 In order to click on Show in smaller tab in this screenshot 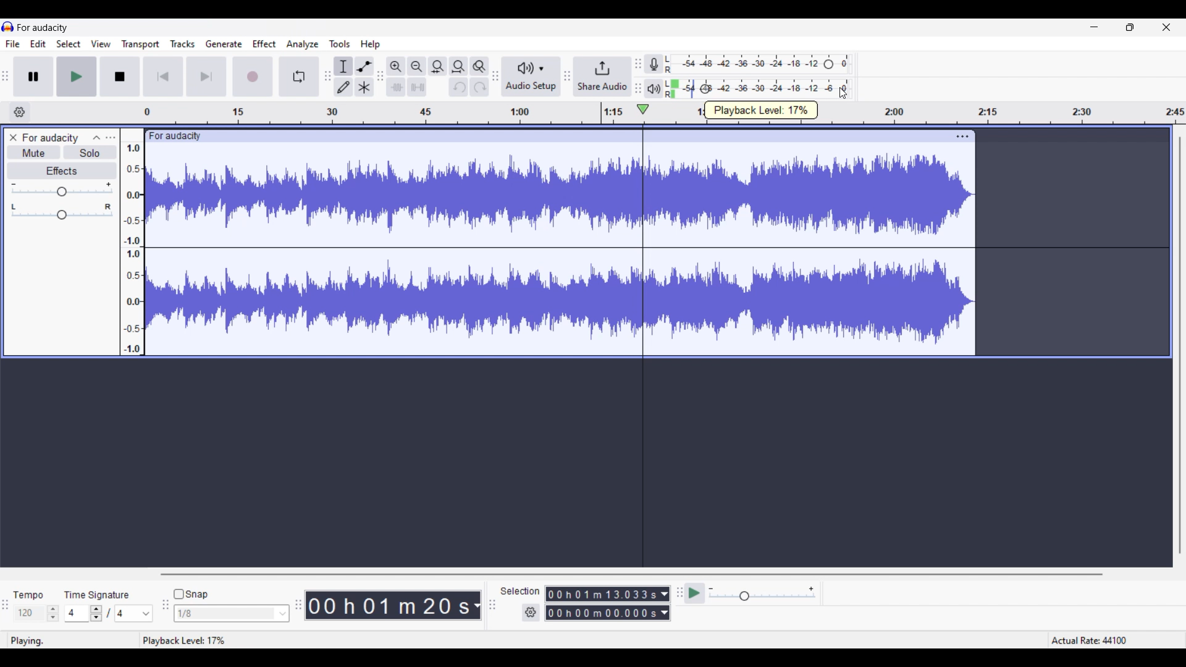, I will do `click(1130, 27)`.